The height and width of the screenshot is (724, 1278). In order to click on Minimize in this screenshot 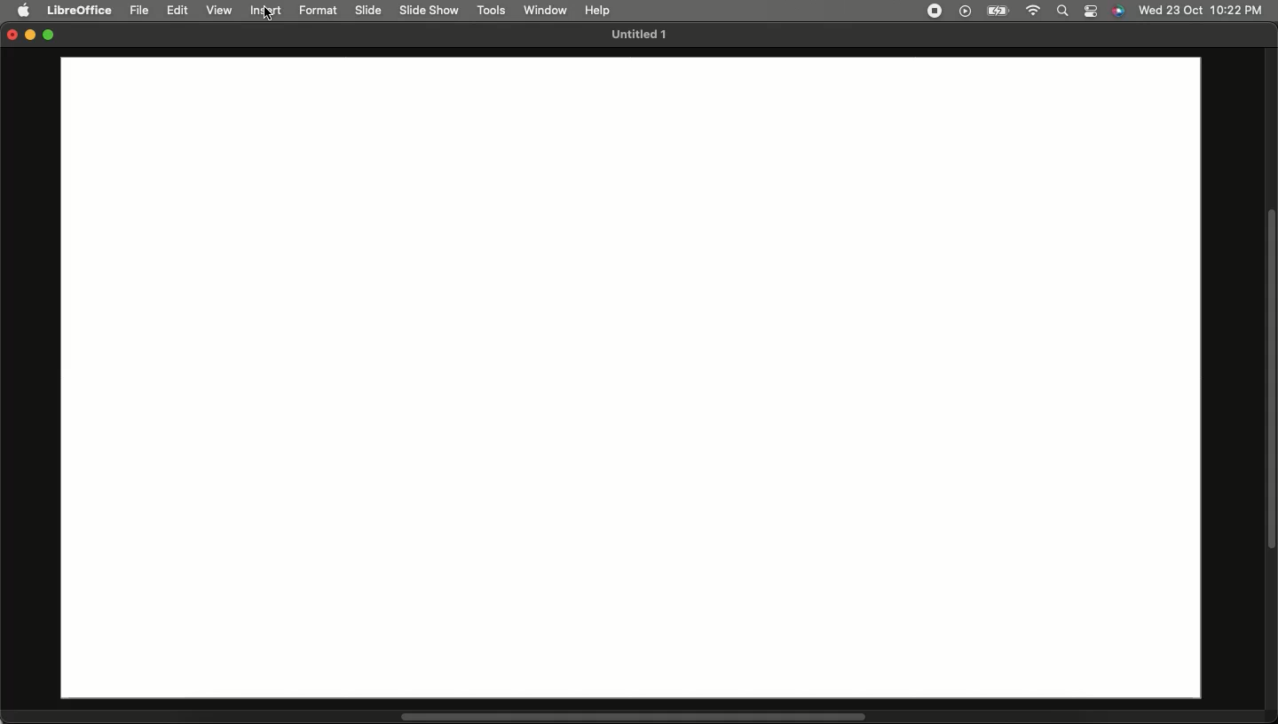, I will do `click(31, 36)`.